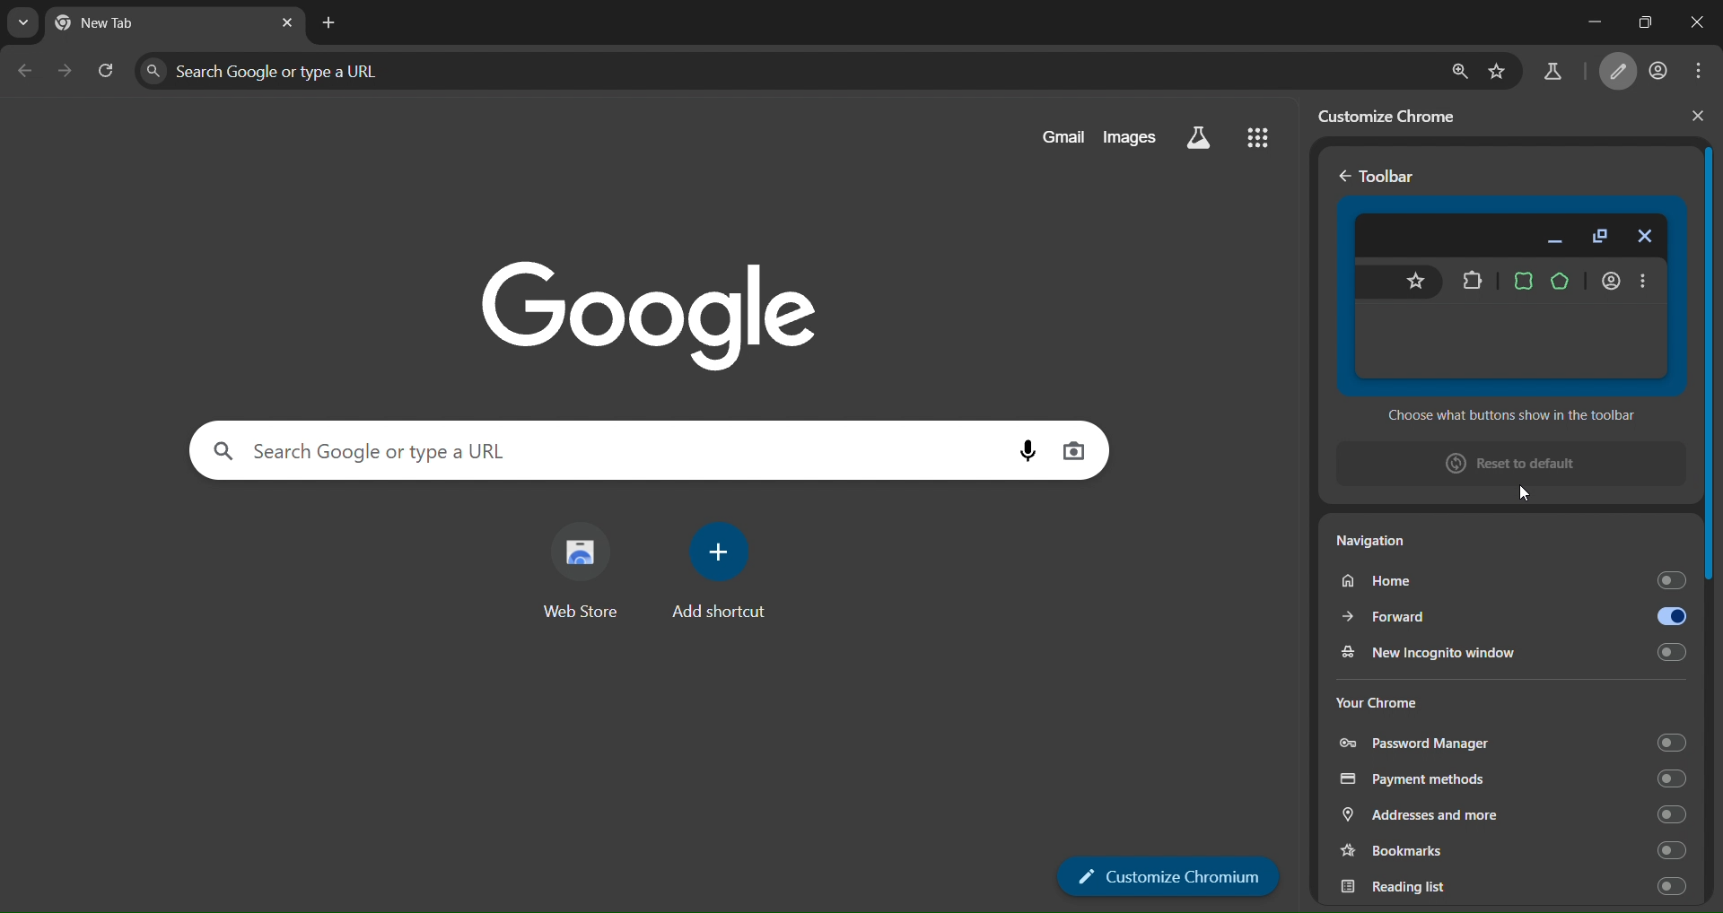 Image resolution: width=1723 pixels, height=913 pixels. Describe the element at coordinates (1587, 15) in the screenshot. I see `minimize` at that location.